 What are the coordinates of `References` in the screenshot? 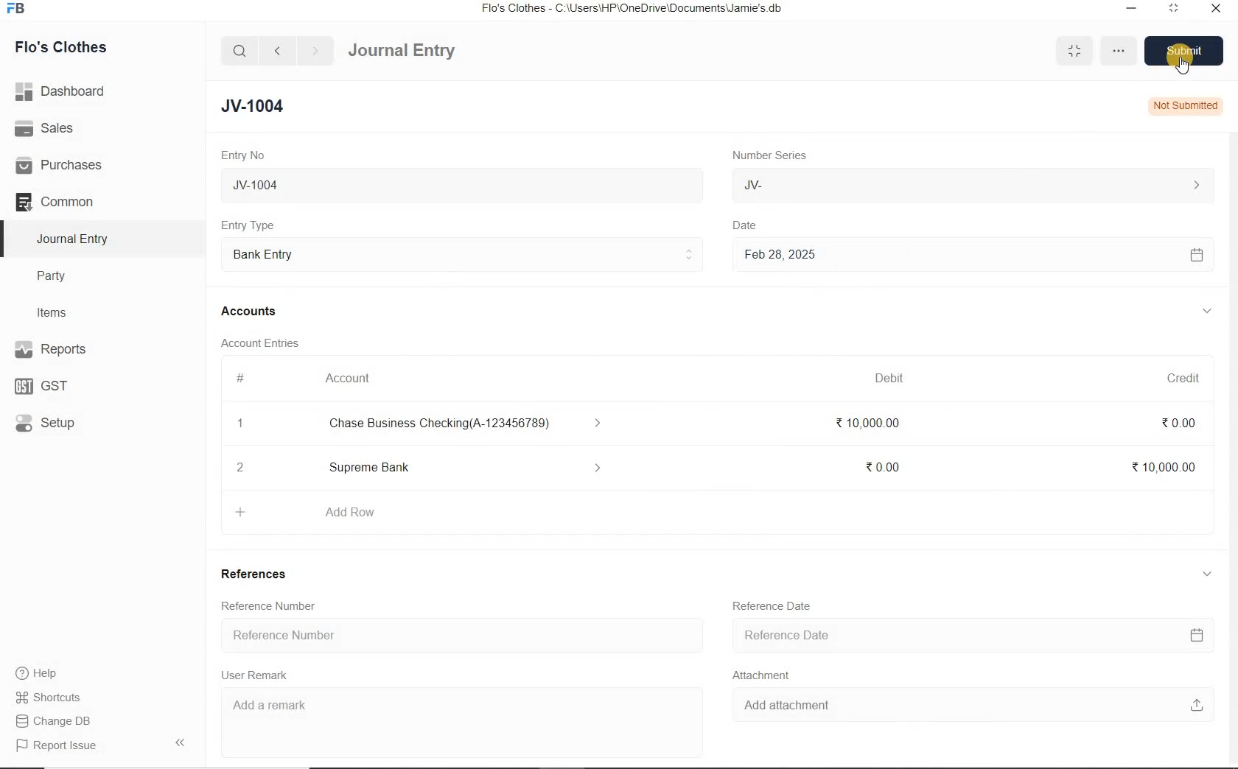 It's located at (259, 574).